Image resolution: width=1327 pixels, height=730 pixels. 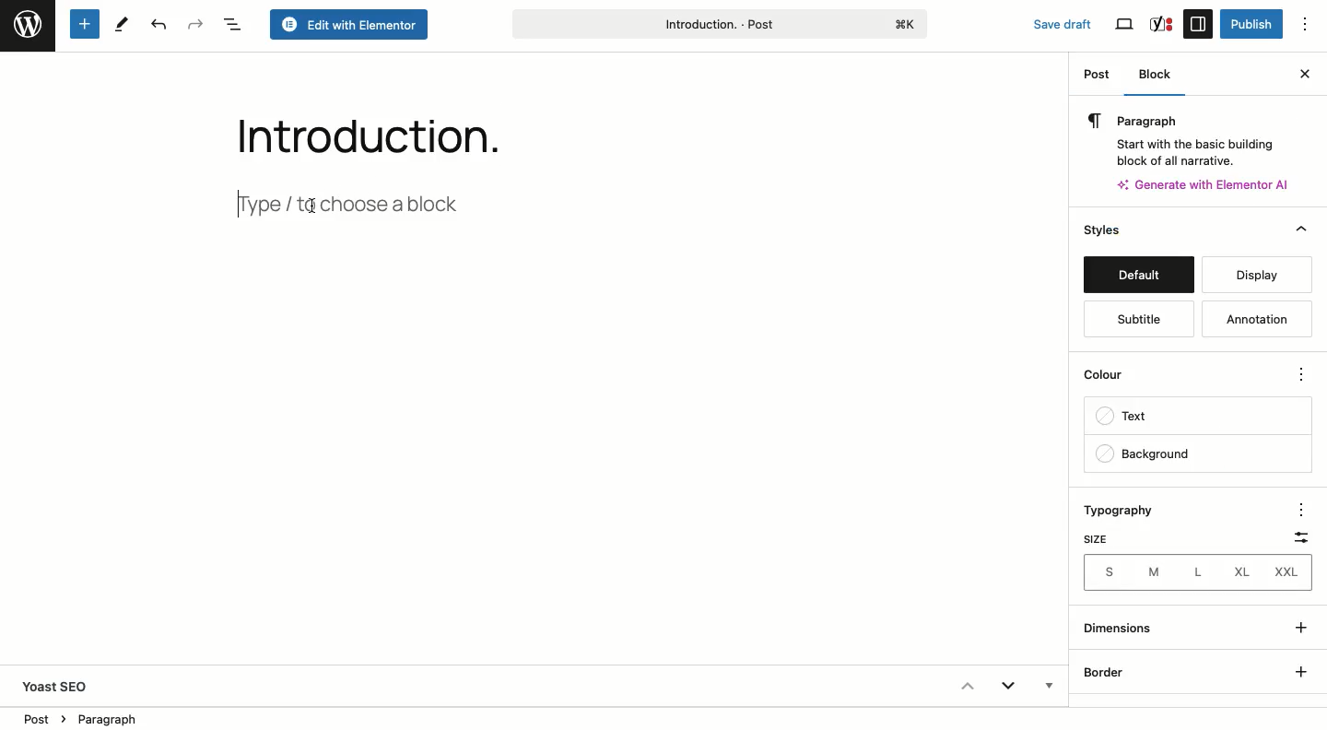 I want to click on Options, so click(x=1298, y=508).